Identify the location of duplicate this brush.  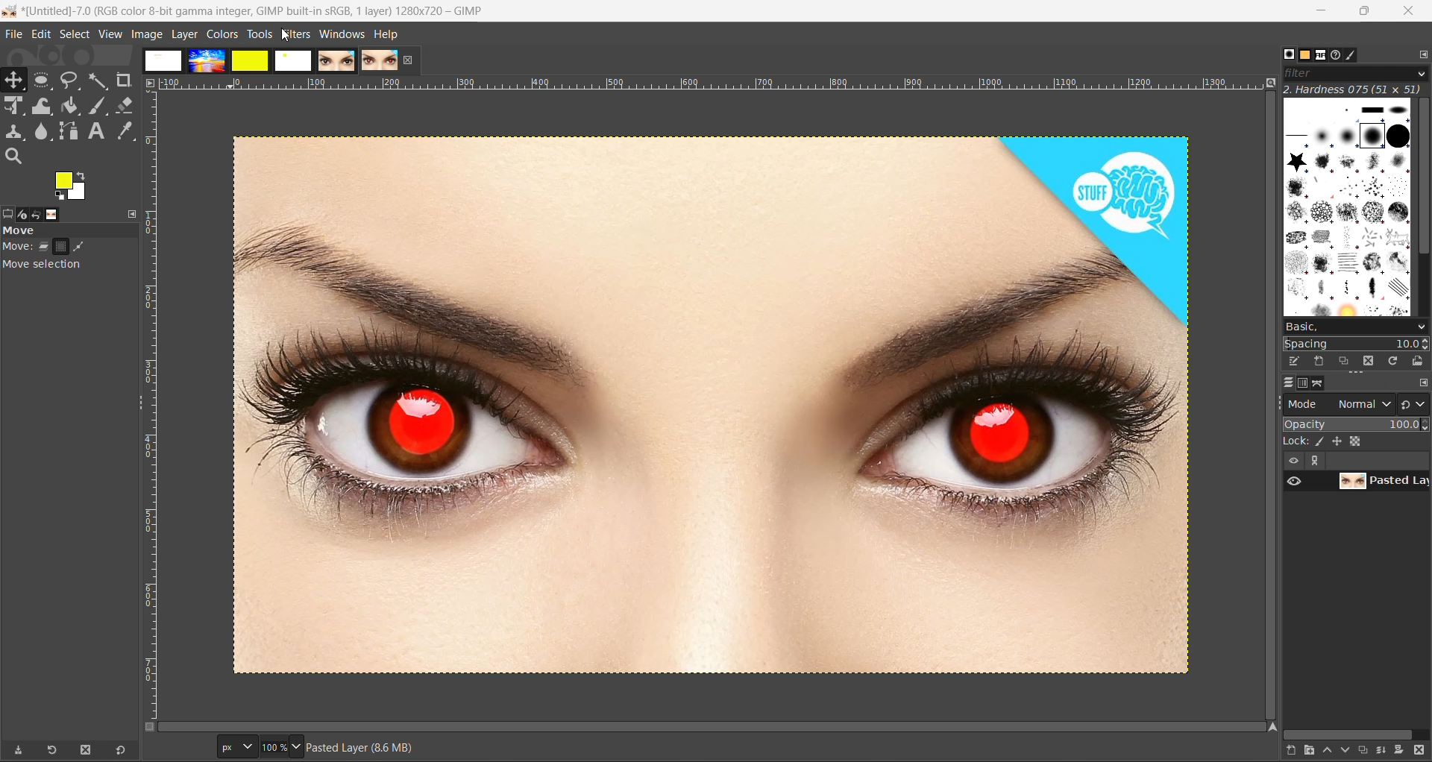
(1342, 361).